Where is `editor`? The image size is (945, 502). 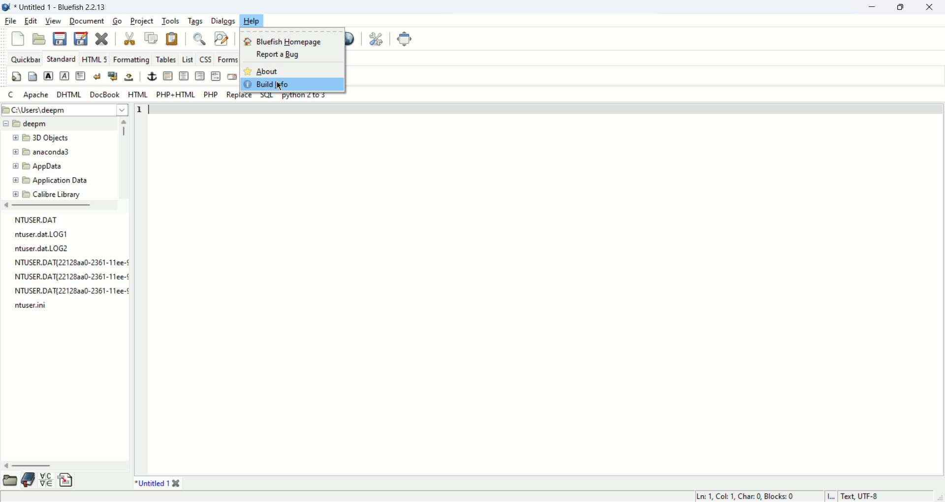 editor is located at coordinates (547, 288).